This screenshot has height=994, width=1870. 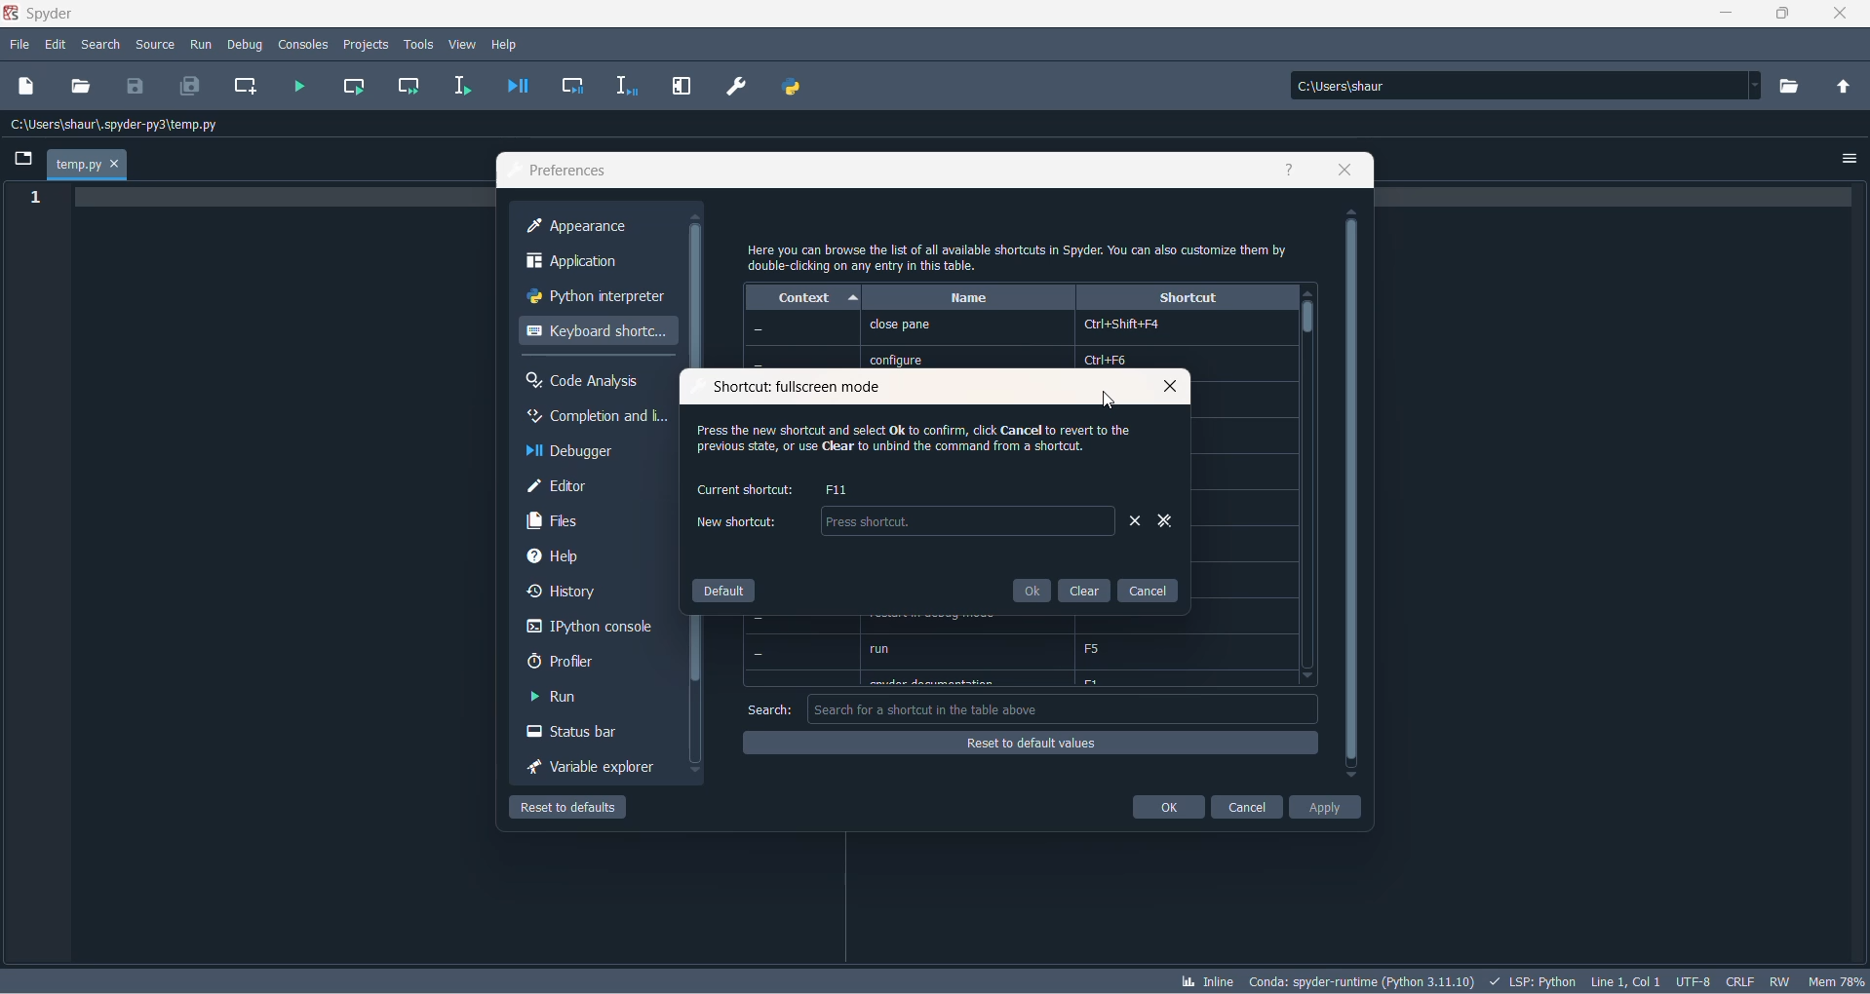 I want to click on inline, so click(x=1206, y=982).